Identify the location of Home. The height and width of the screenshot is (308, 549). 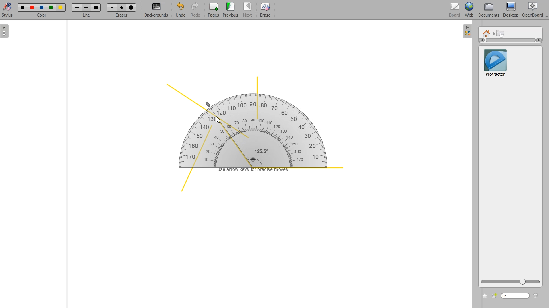
(487, 33).